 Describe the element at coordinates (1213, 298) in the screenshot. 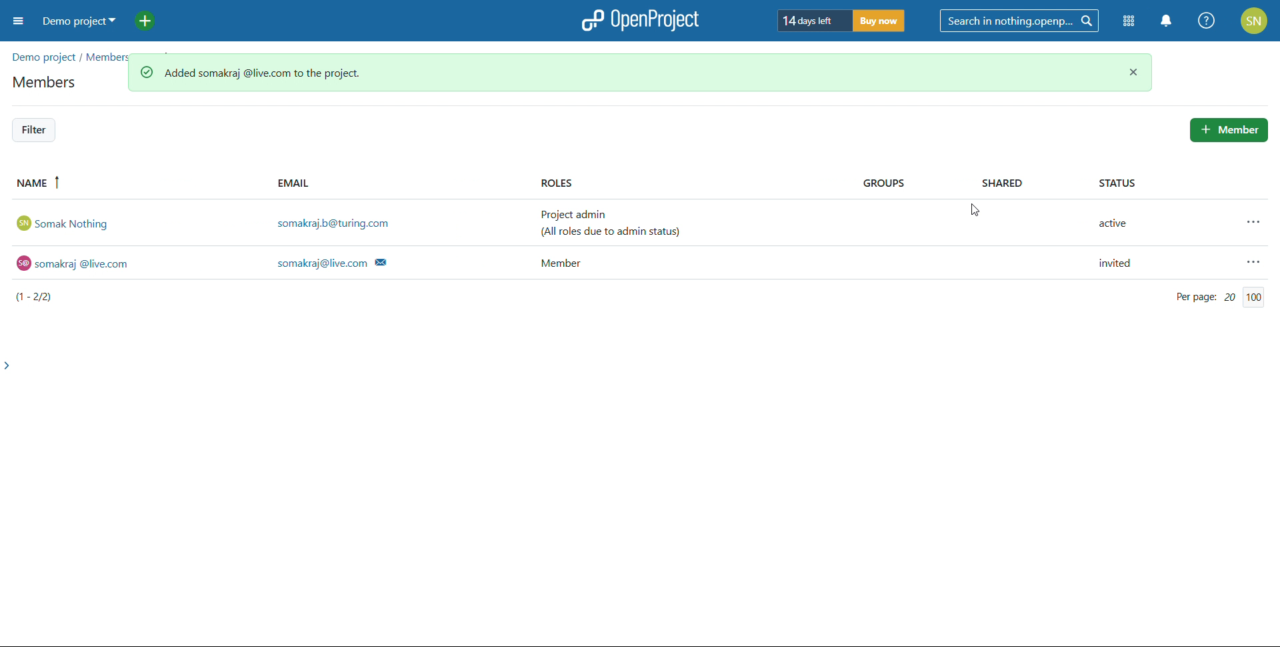

I see `Per page: 20/100` at that location.